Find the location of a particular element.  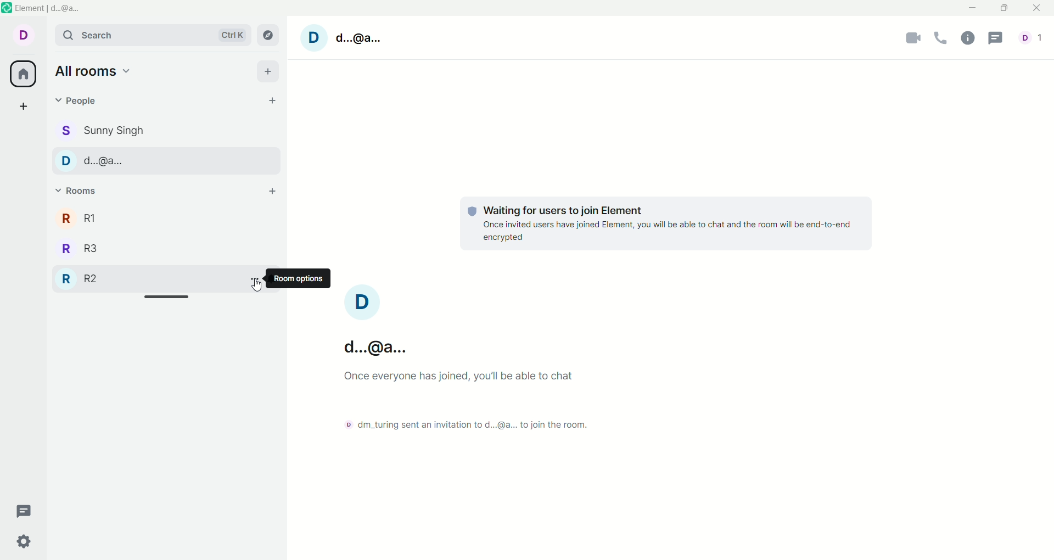

PEOPLE is located at coordinates (100, 160).